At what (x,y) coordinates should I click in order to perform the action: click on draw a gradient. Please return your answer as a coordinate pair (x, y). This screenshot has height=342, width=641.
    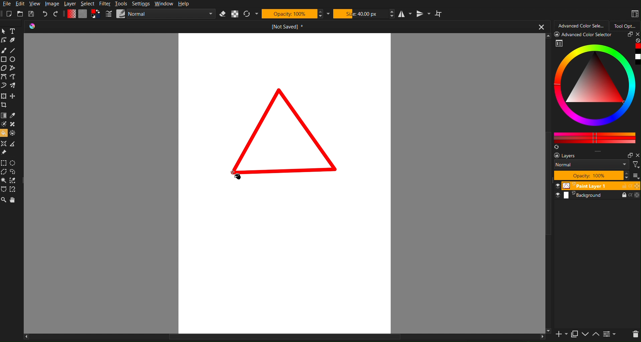
    Looking at the image, I should click on (4, 115).